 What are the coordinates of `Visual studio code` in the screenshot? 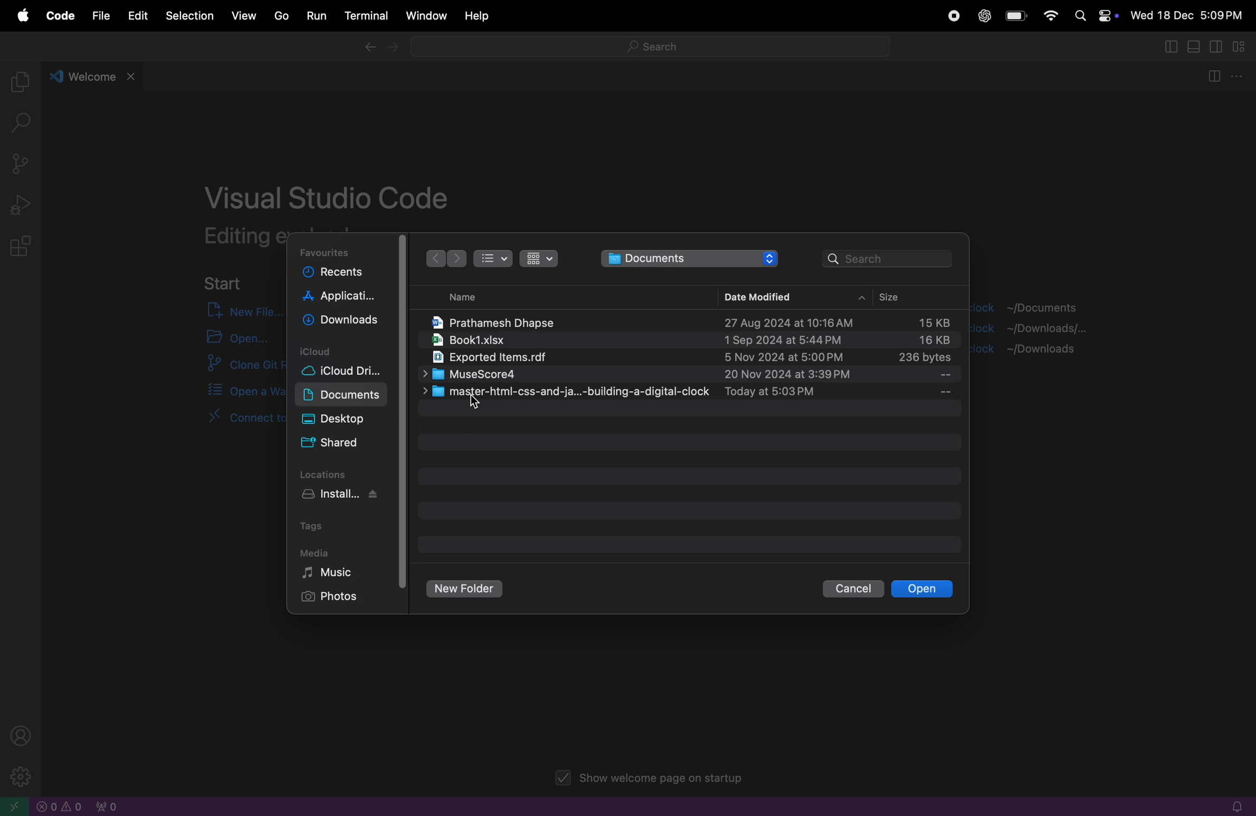 It's located at (330, 193).